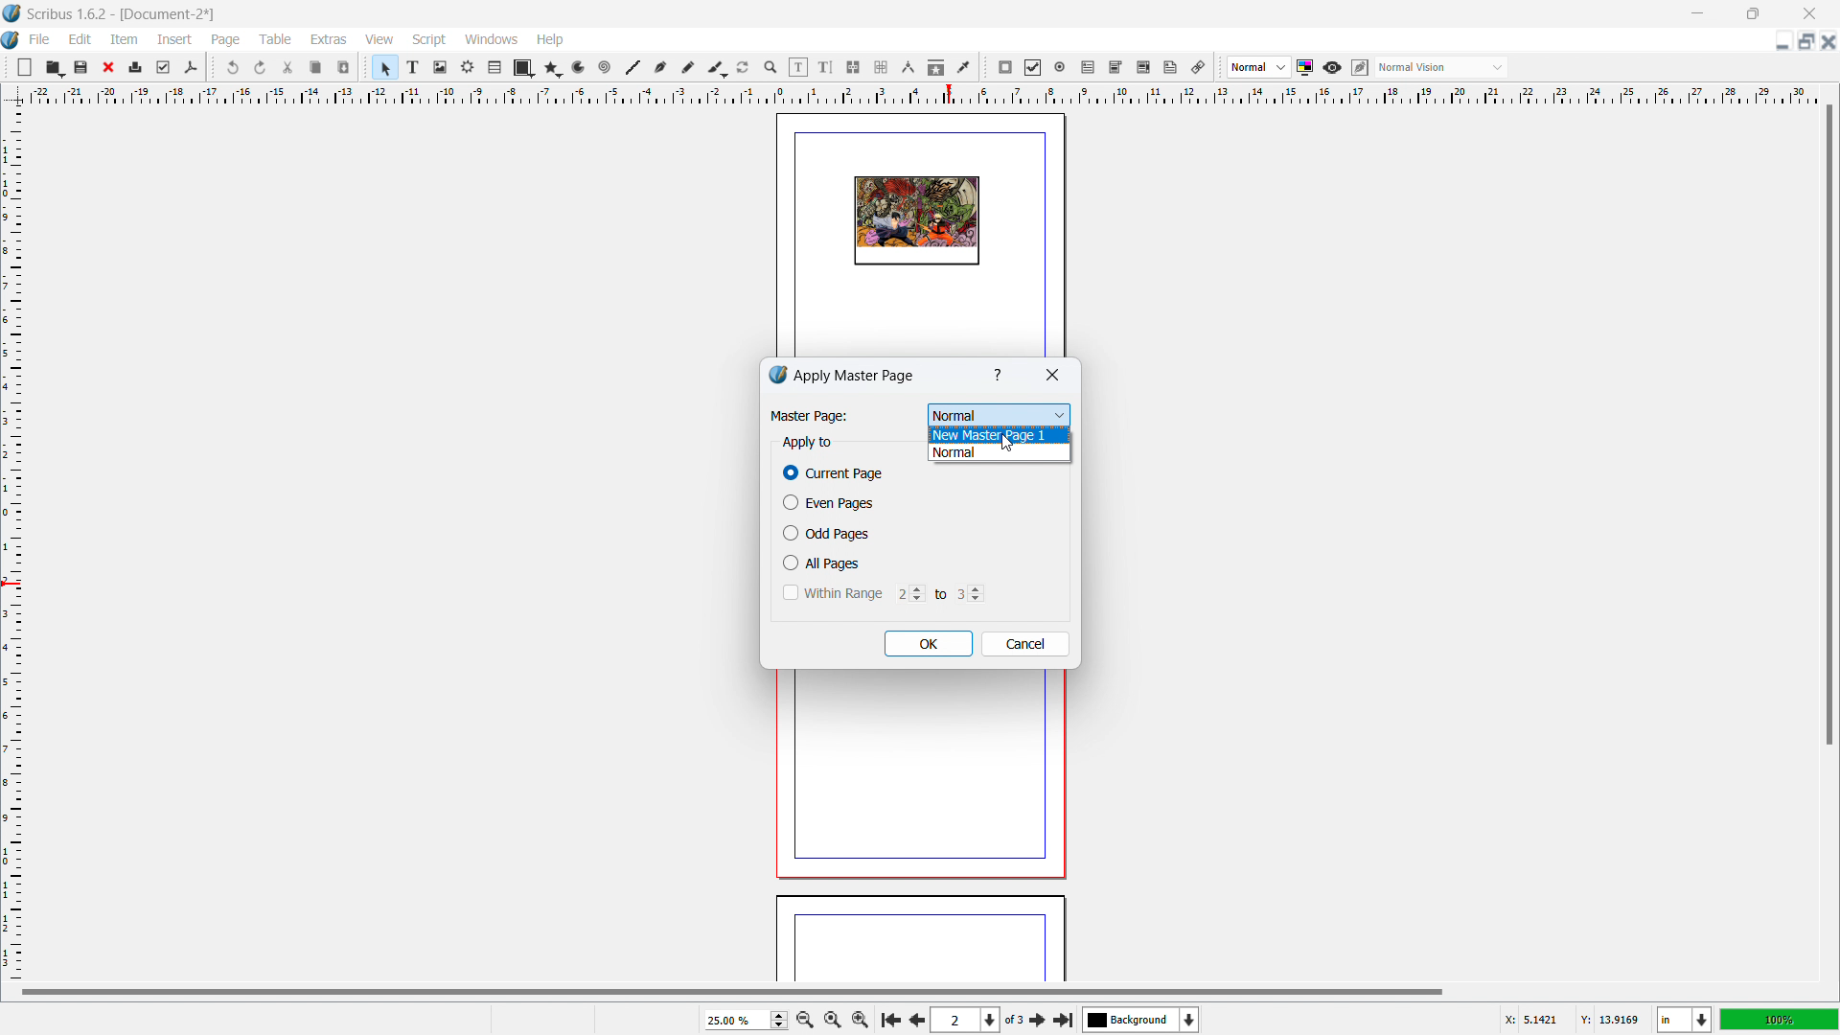 Image resolution: width=1840 pixels, height=1035 pixels. Describe the element at coordinates (746, 1020) in the screenshot. I see `zoom level` at that location.